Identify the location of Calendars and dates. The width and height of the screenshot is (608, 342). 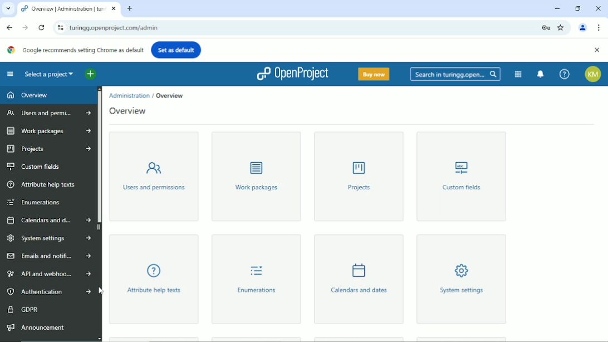
(48, 219).